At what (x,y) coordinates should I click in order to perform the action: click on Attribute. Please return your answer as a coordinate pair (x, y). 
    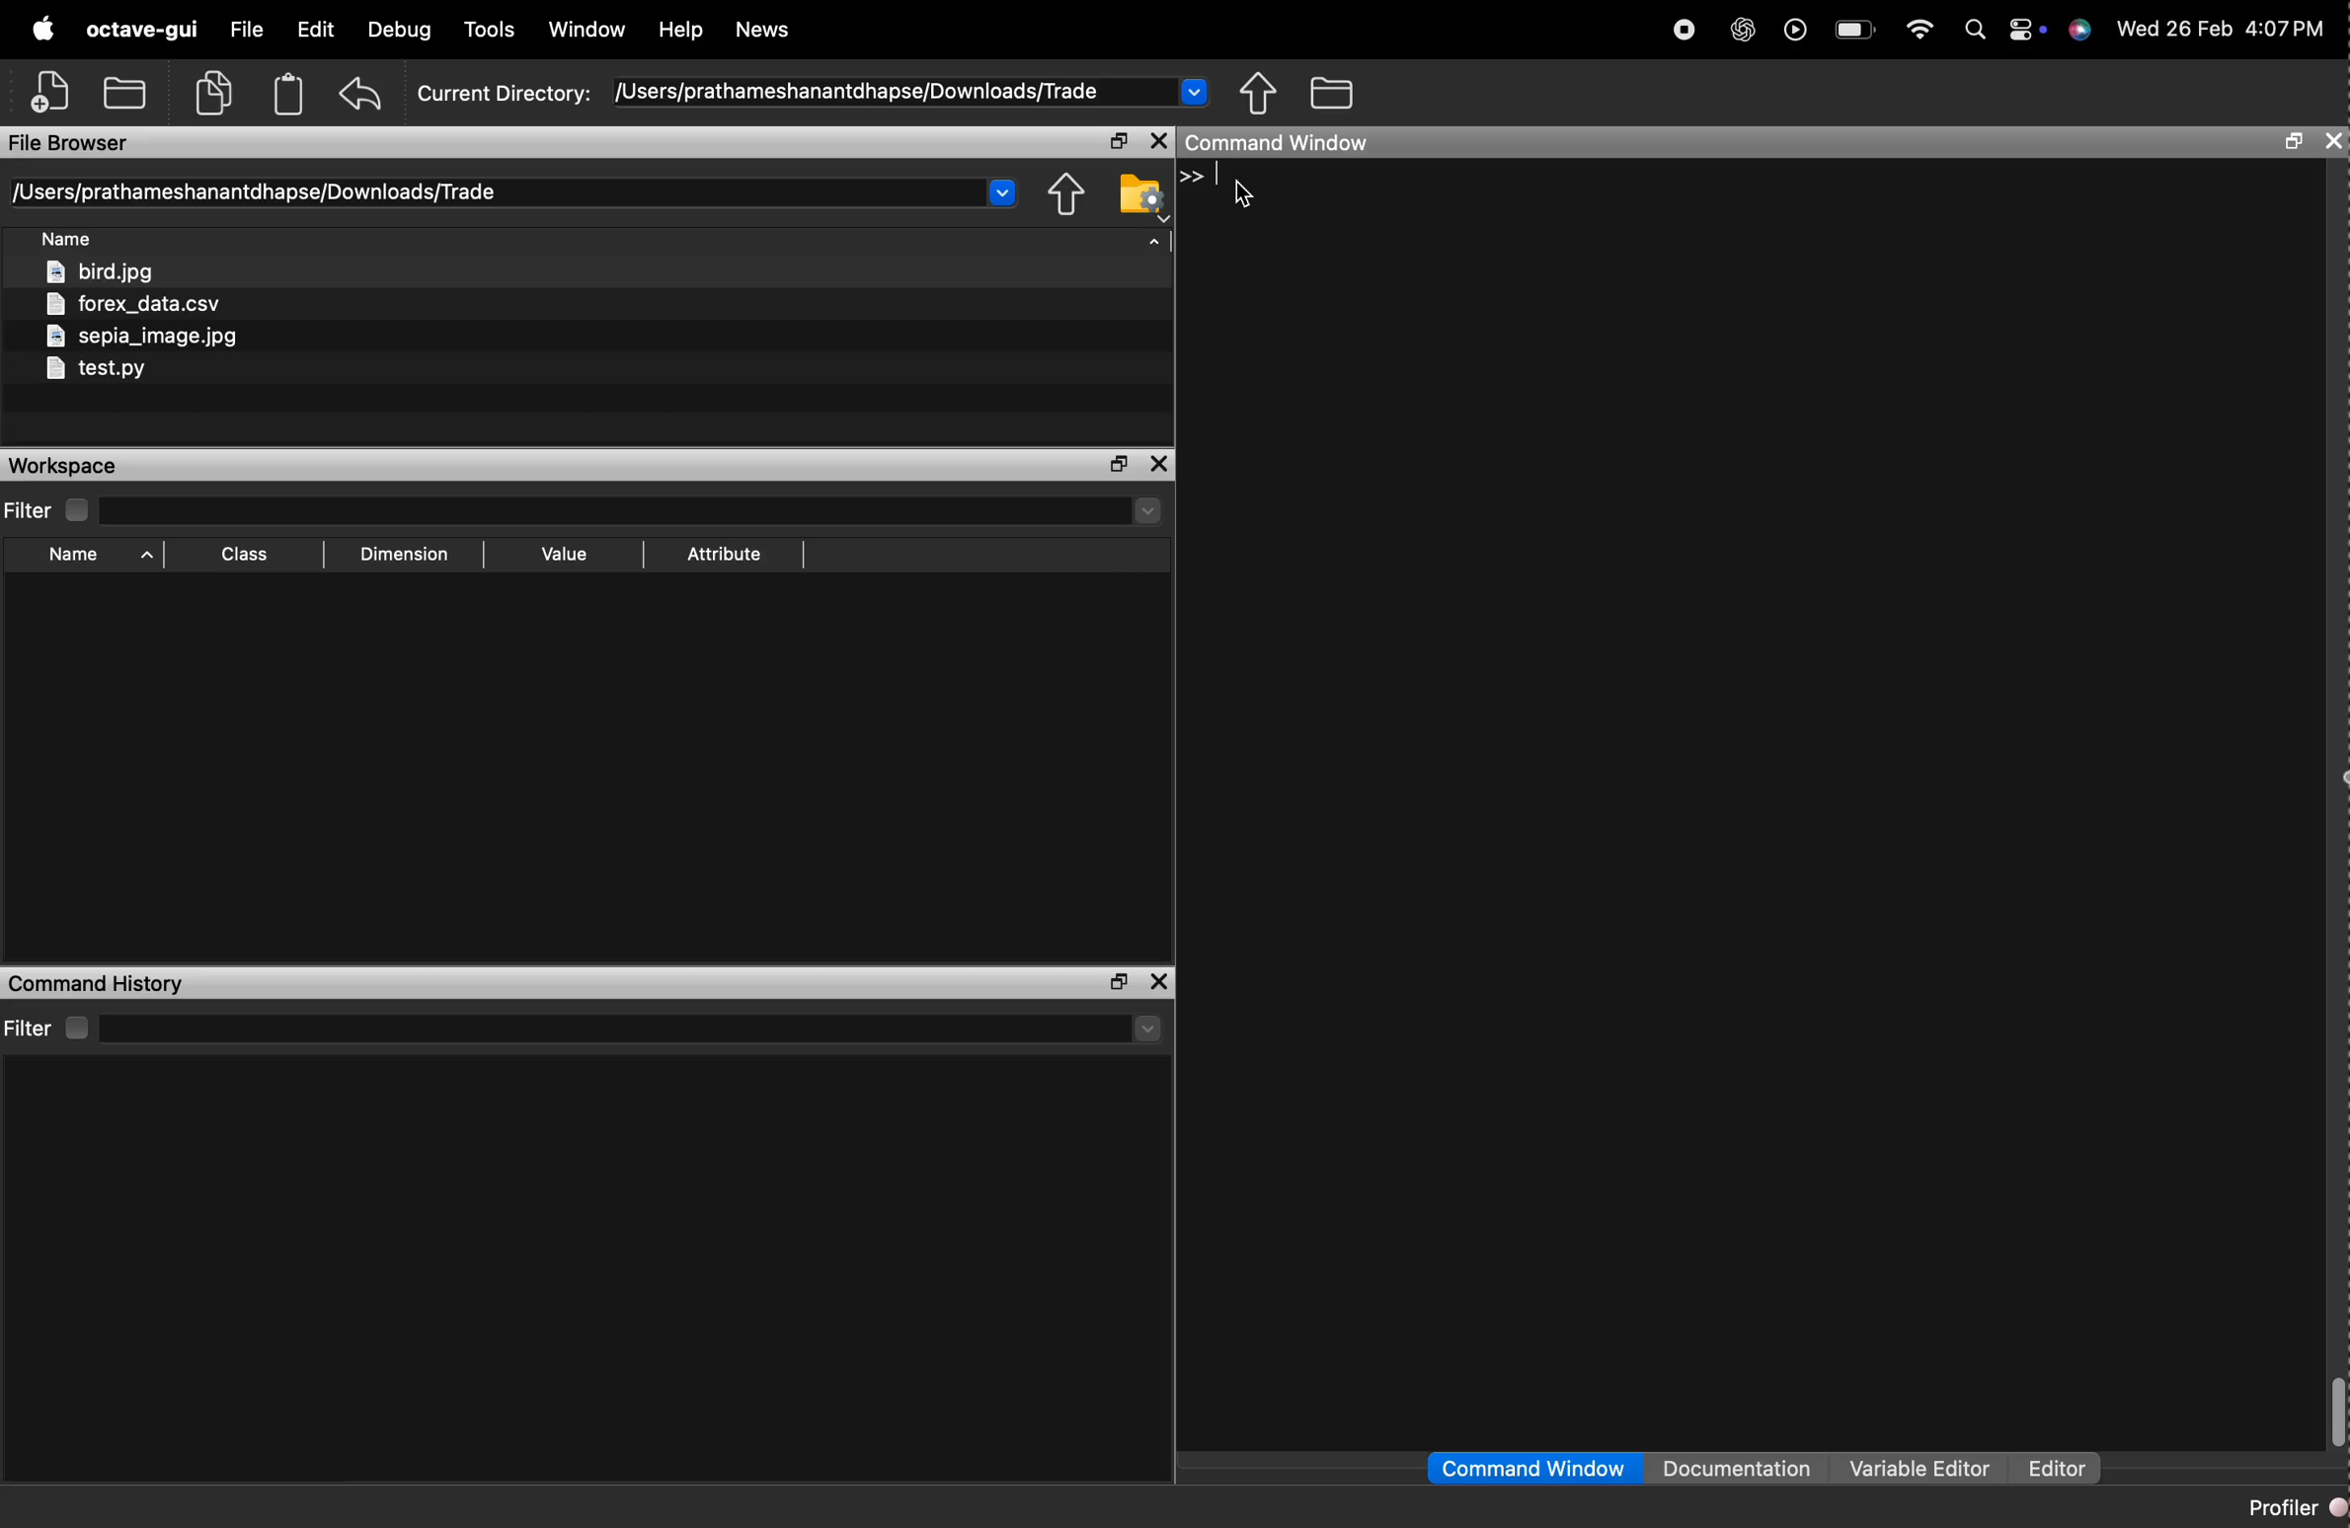
    Looking at the image, I should click on (726, 556).